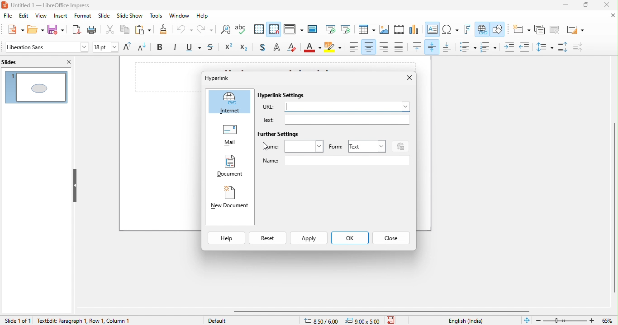  What do you see at coordinates (243, 30) in the screenshot?
I see `spelling` at bounding box center [243, 30].